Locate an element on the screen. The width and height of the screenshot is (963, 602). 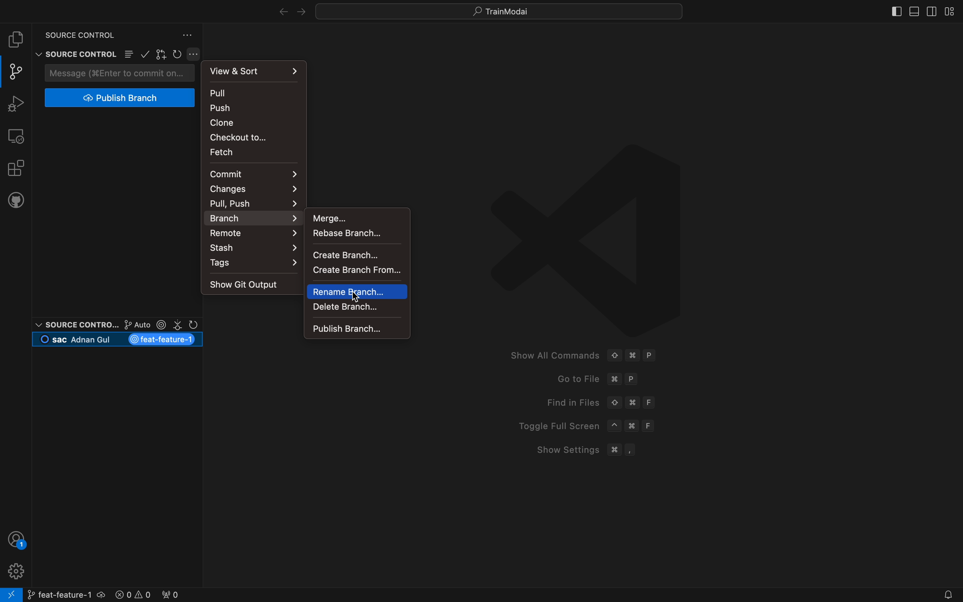
delete is located at coordinates (358, 307).